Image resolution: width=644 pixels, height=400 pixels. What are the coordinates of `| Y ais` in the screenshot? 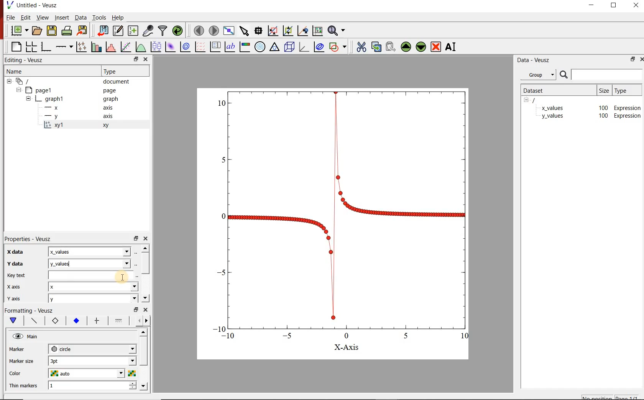 It's located at (17, 299).